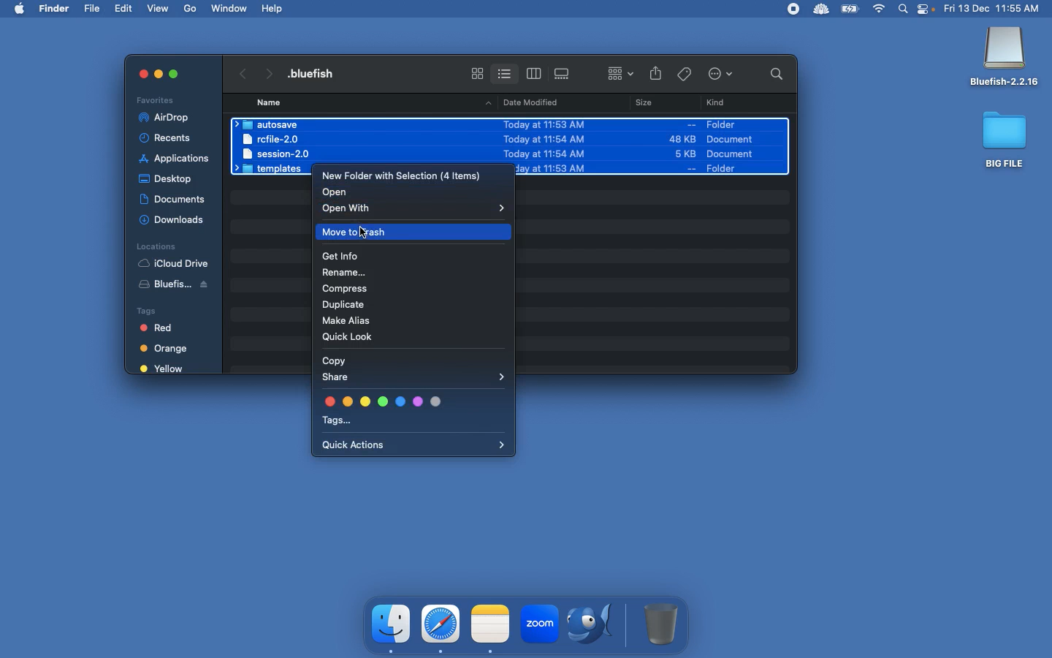  I want to click on note, so click(490, 622).